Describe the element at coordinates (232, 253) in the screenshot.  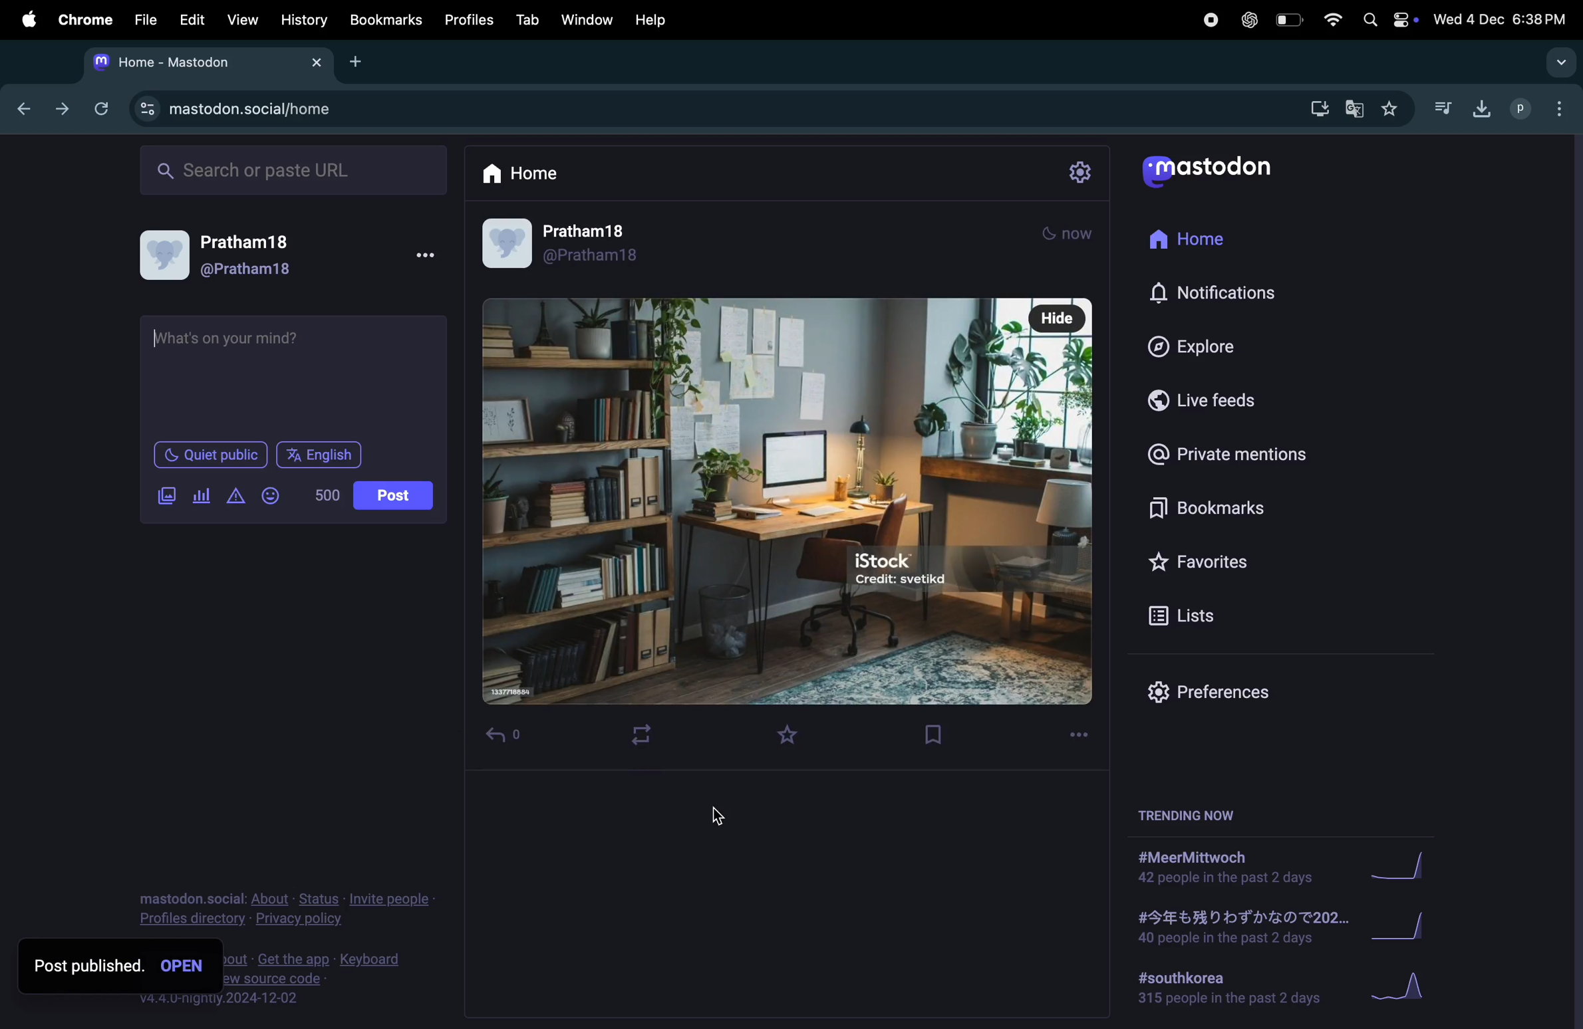
I see `user profile` at that location.